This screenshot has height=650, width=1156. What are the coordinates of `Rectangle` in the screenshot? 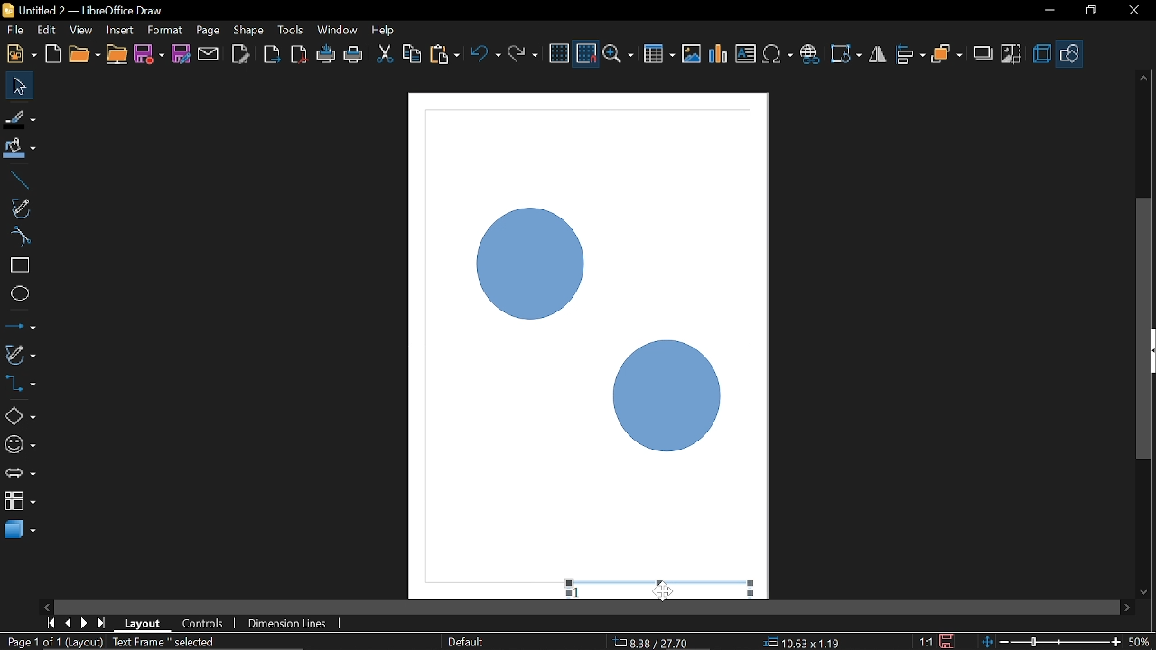 It's located at (19, 265).